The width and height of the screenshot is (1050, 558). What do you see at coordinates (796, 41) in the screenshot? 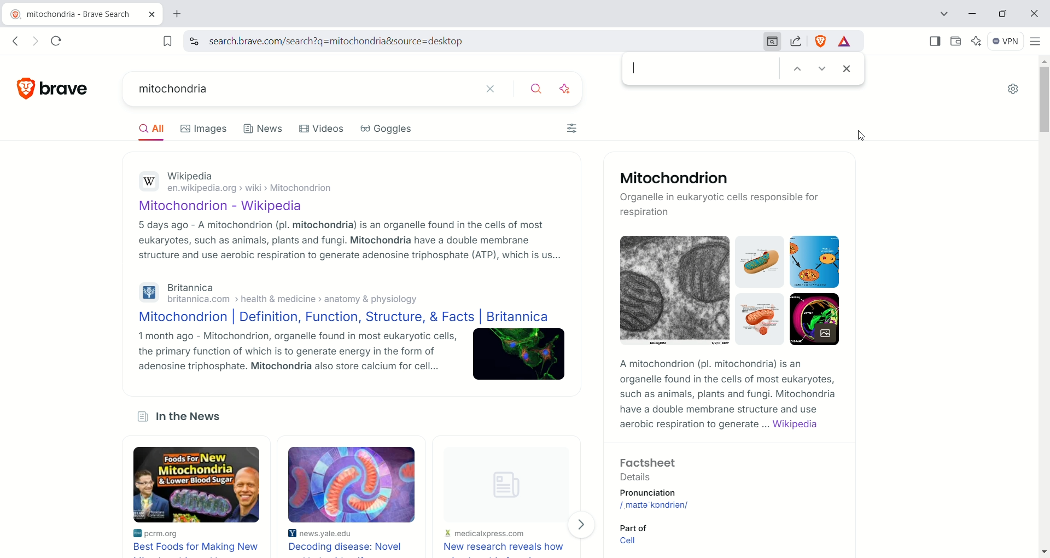
I see `share this page` at bounding box center [796, 41].